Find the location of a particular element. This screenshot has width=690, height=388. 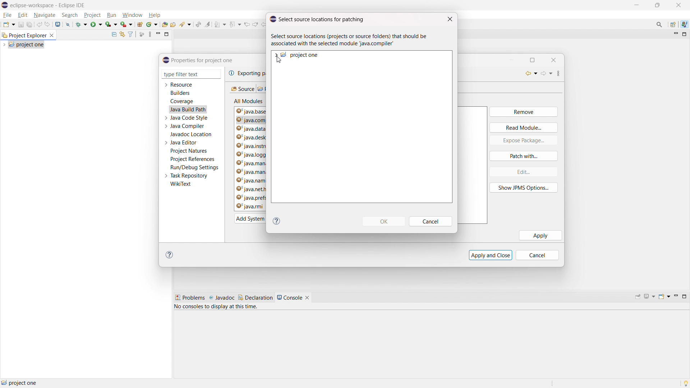

expose package is located at coordinates (524, 140).